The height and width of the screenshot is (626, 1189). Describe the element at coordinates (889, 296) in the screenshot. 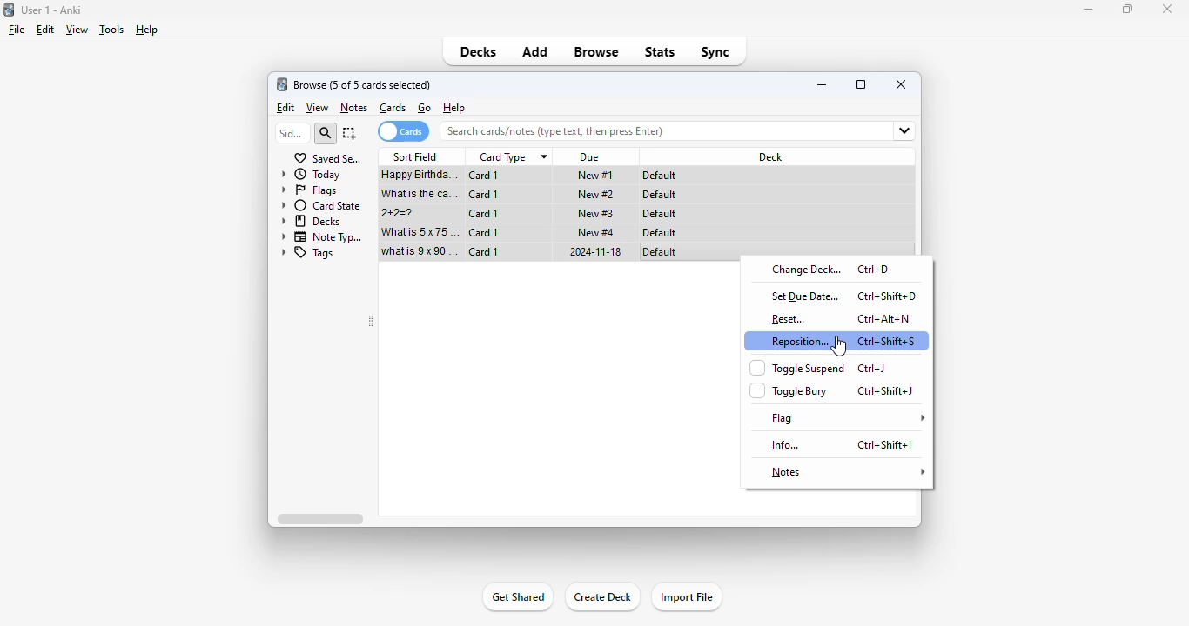

I see `shortcut for set due date` at that location.